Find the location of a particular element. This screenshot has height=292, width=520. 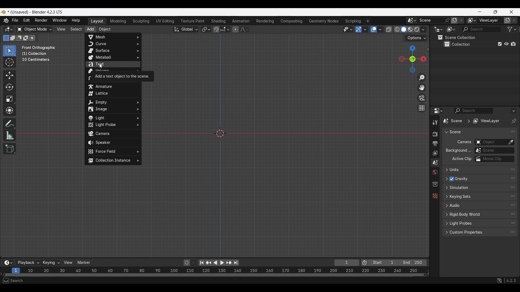

Move is located at coordinates (10, 76).